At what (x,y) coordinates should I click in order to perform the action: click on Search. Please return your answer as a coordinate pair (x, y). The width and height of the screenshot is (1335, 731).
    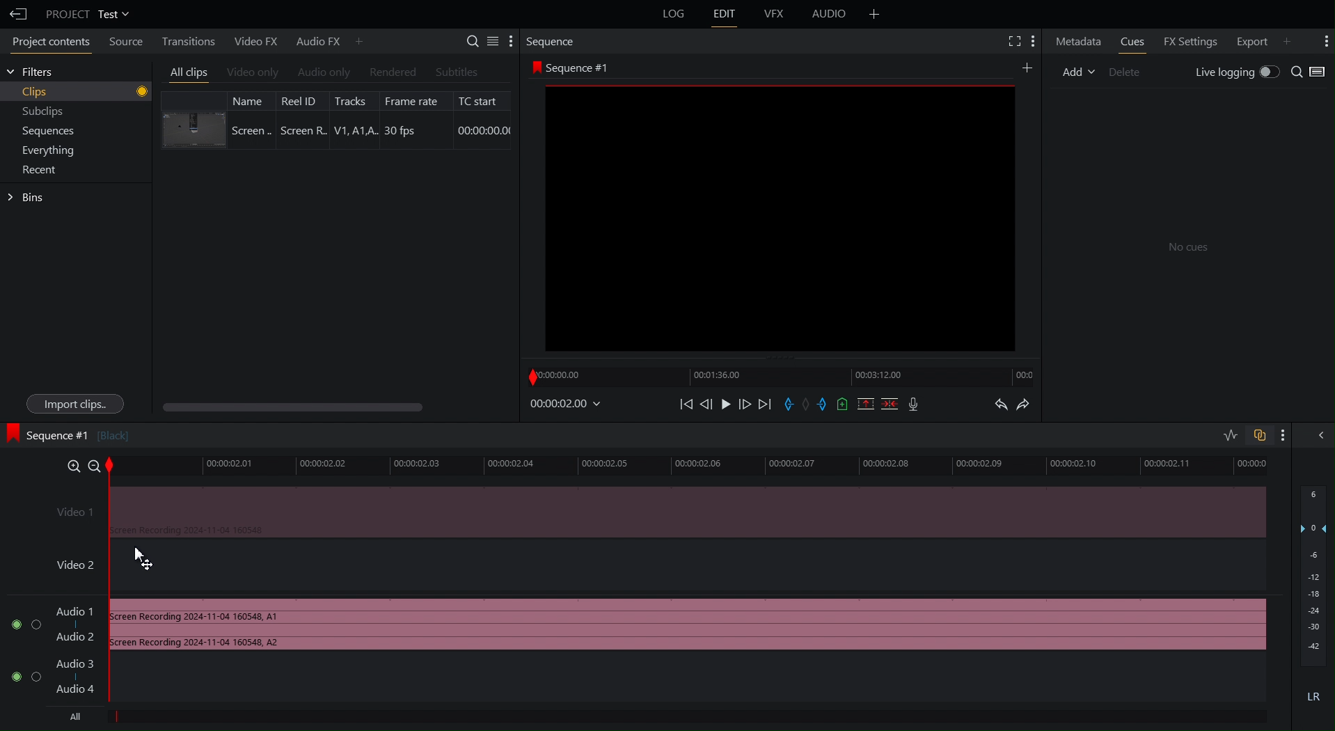
    Looking at the image, I should click on (1311, 72).